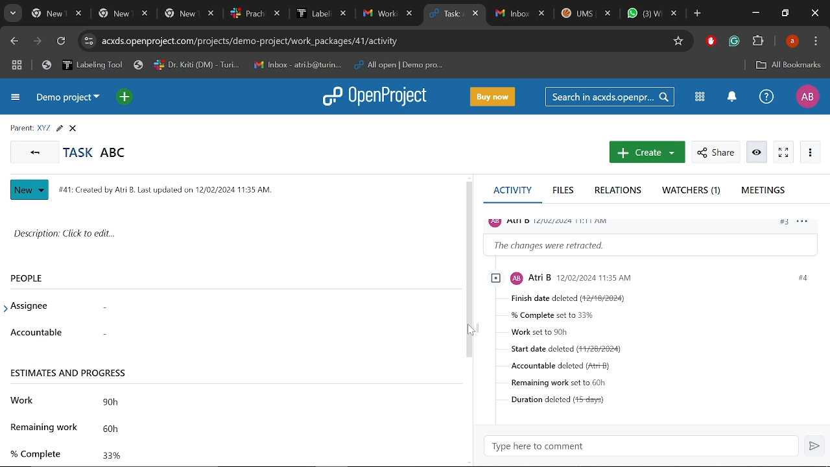 The height and width of the screenshot is (467, 830). Describe the element at coordinates (765, 97) in the screenshot. I see `Help` at that location.